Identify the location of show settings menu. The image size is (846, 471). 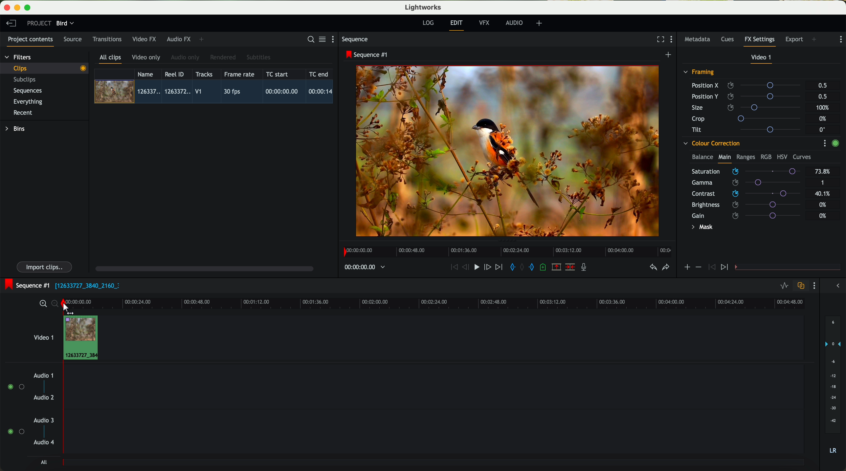
(840, 39).